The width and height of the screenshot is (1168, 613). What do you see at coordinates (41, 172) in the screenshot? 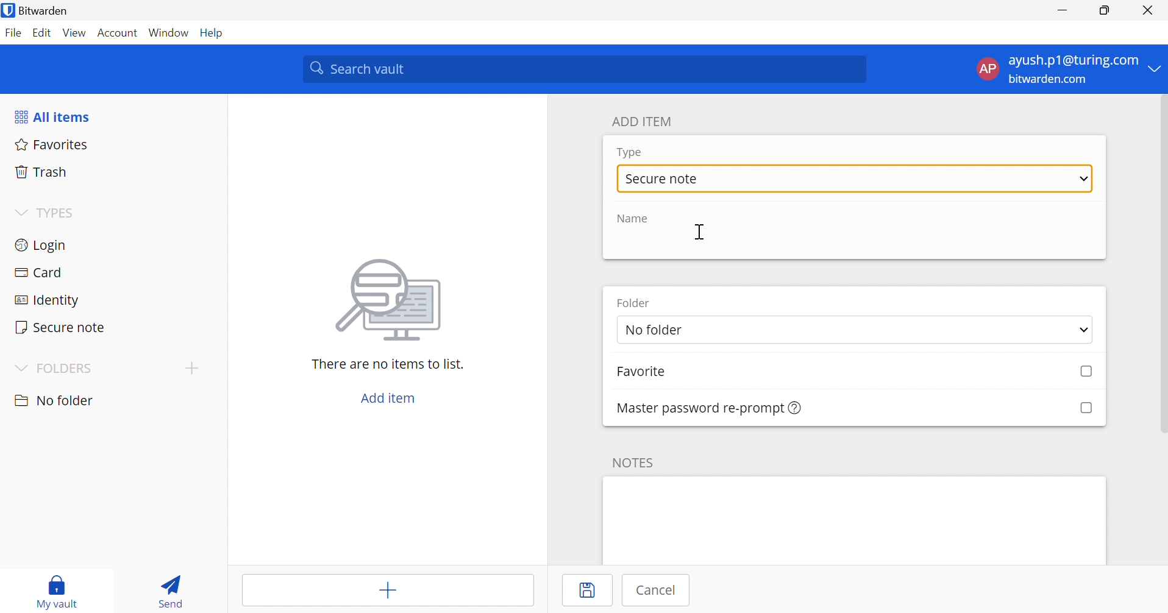
I see `Trash` at bounding box center [41, 172].